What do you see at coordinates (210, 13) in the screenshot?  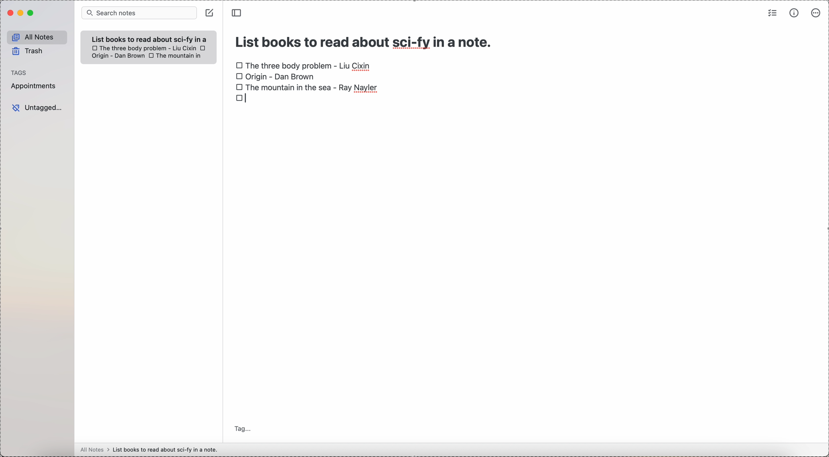 I see `create note` at bounding box center [210, 13].